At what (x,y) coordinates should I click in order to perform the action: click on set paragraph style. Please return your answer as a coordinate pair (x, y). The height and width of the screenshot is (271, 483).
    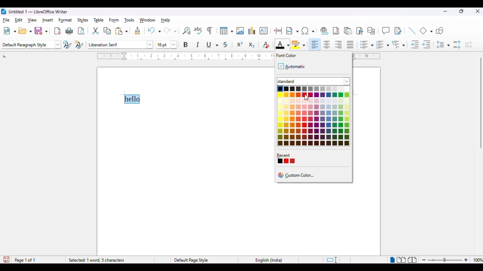
    Looking at the image, I should click on (31, 45).